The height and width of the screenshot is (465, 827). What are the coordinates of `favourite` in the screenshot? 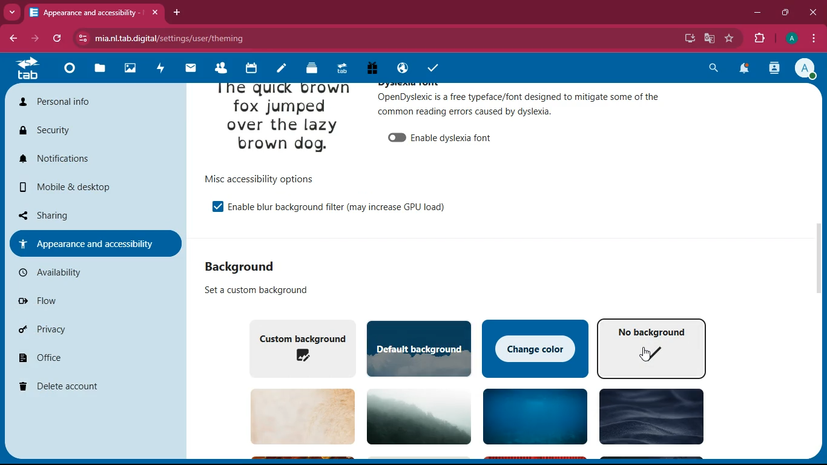 It's located at (732, 38).